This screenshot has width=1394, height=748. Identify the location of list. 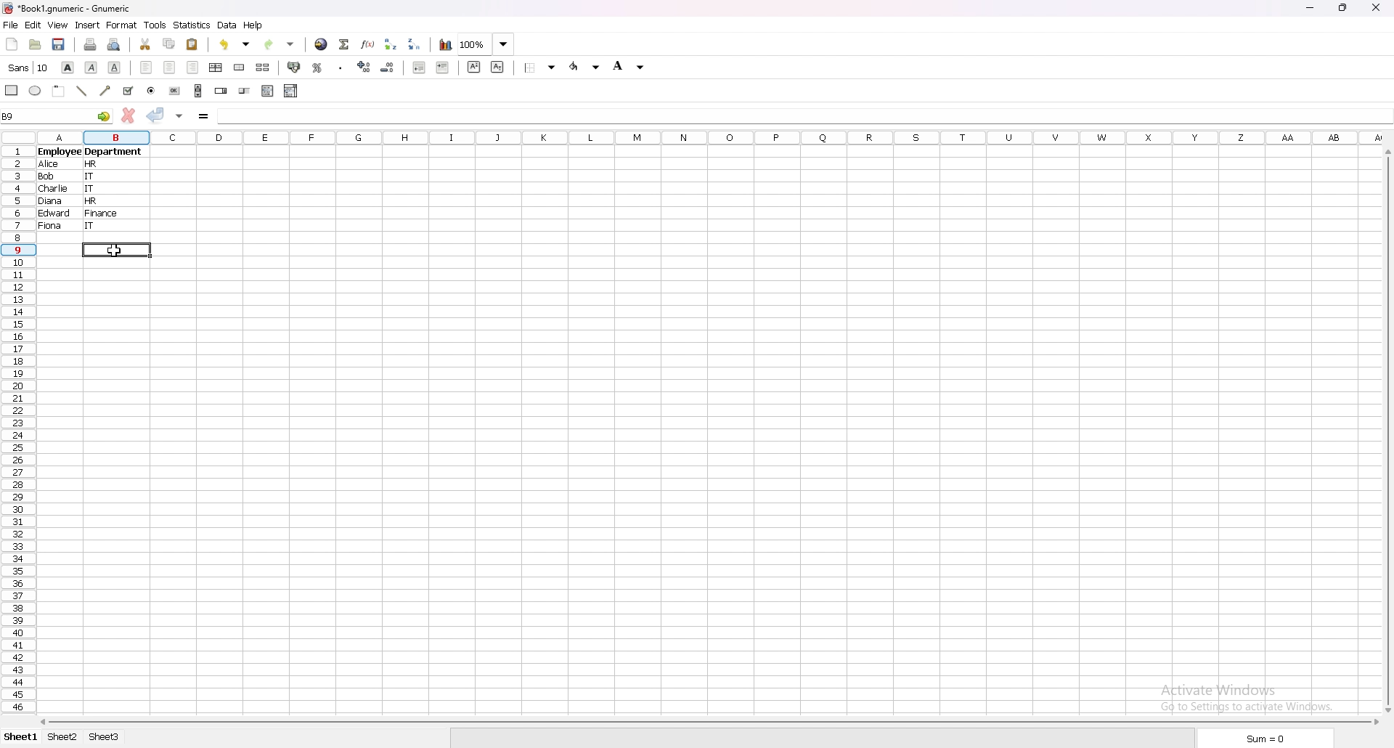
(268, 91).